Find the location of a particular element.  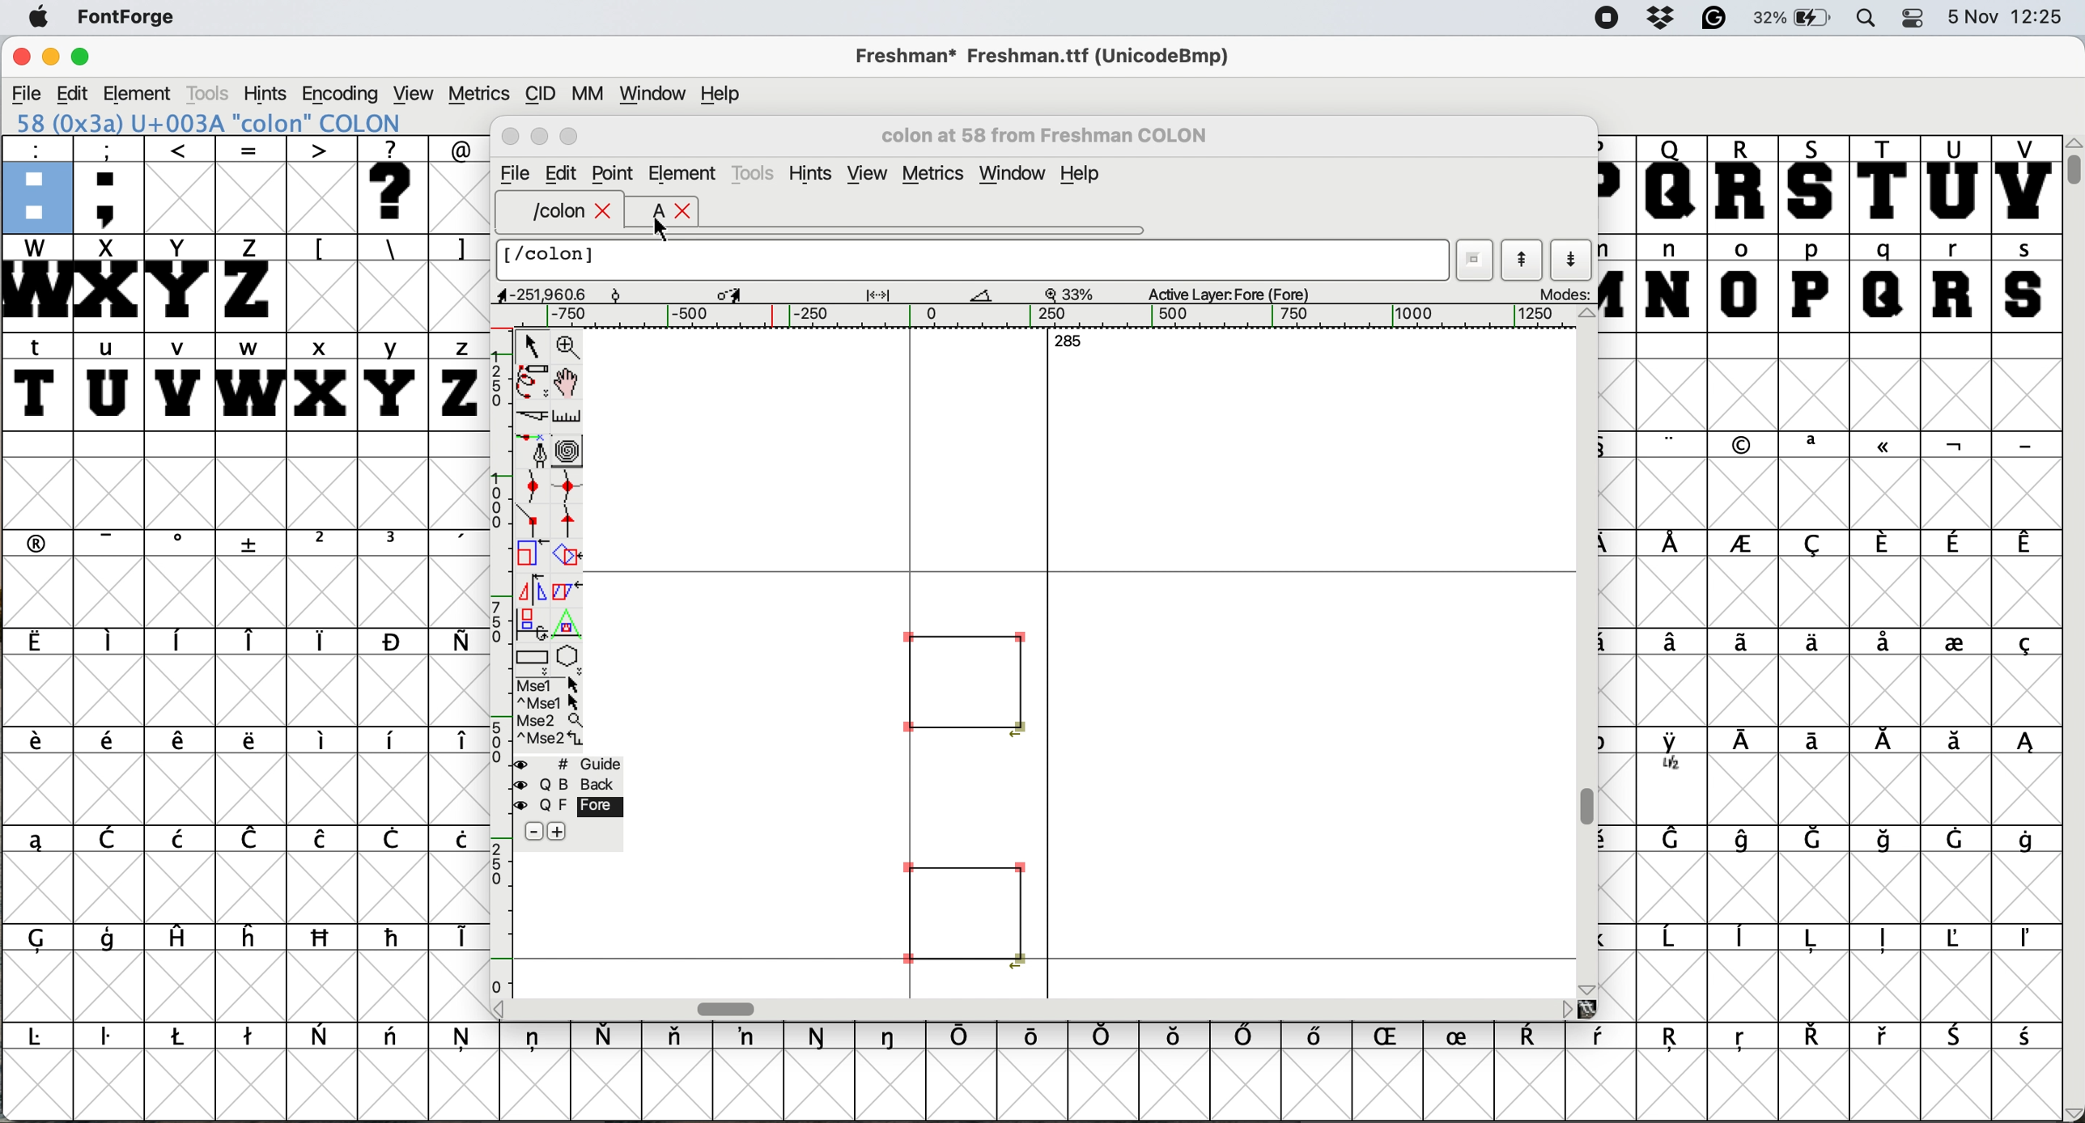

symbol is located at coordinates (253, 544).